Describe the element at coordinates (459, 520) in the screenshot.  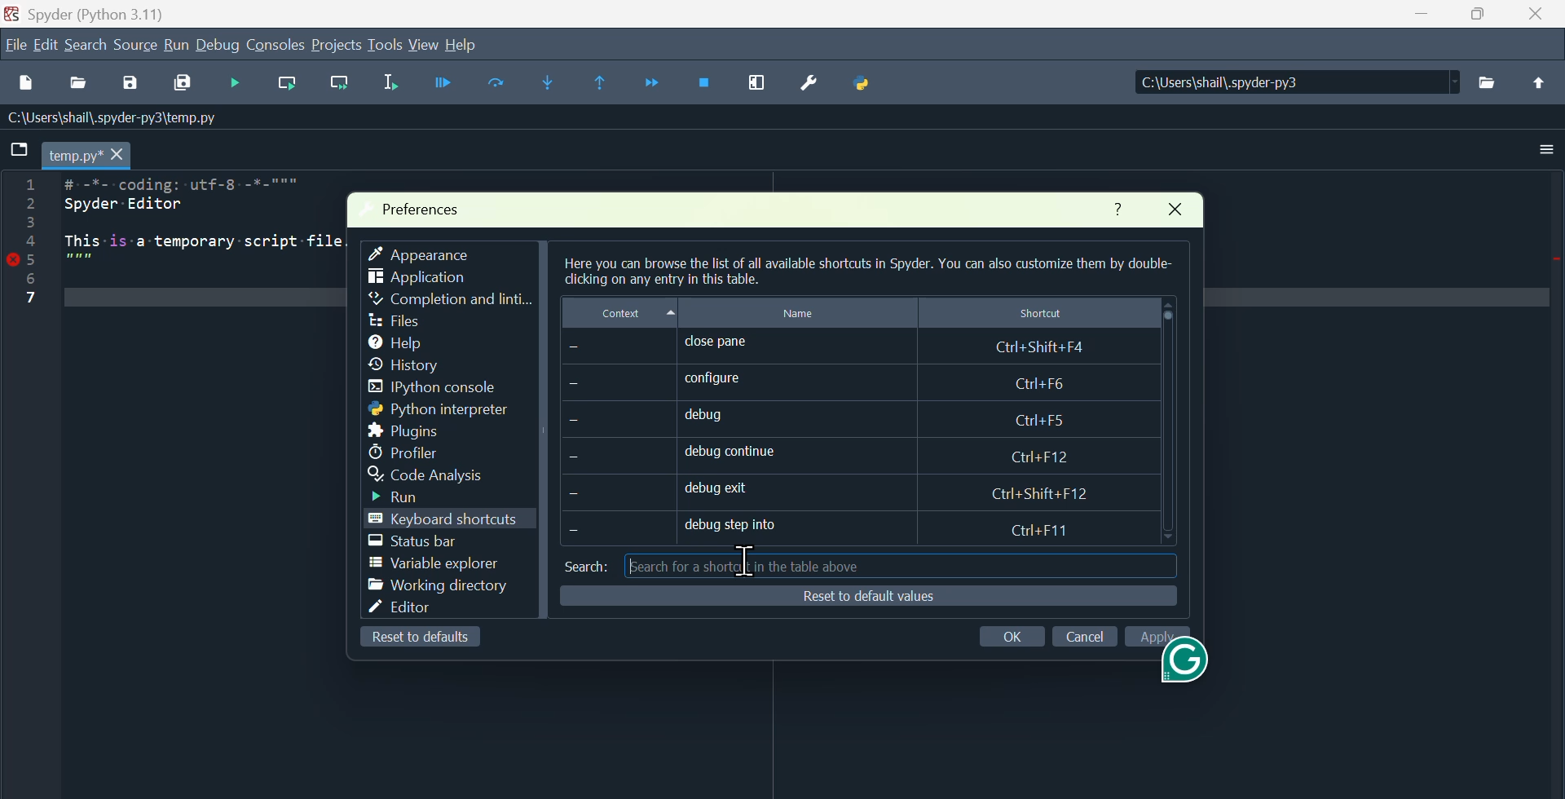
I see `Keyboard shortcuts` at that location.